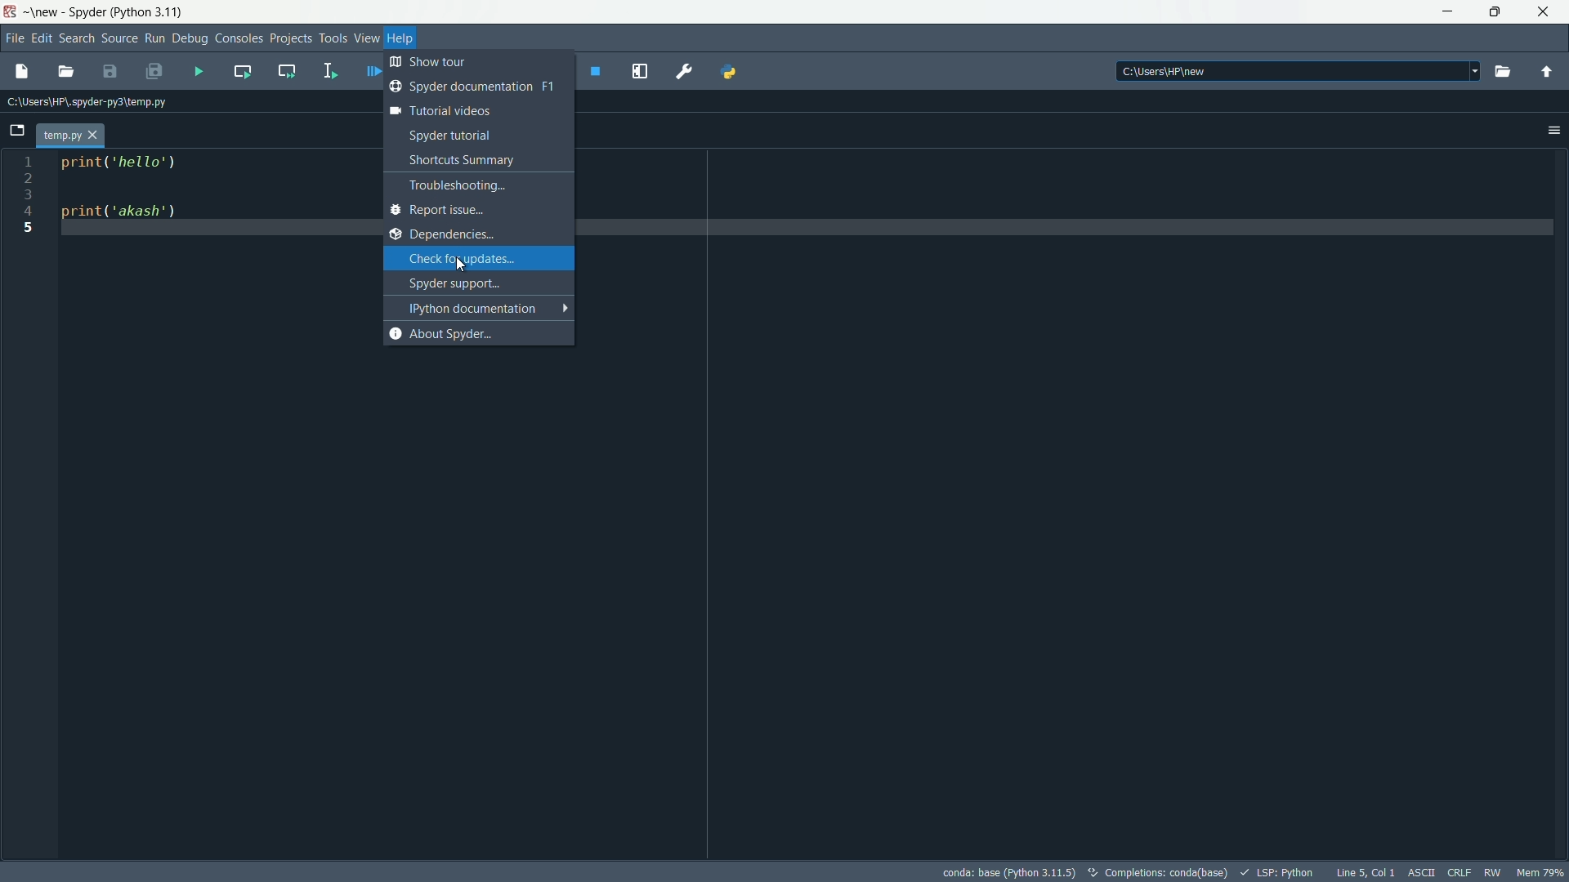  Describe the element at coordinates (1460, 872) in the screenshot. I see `crlf` at that location.